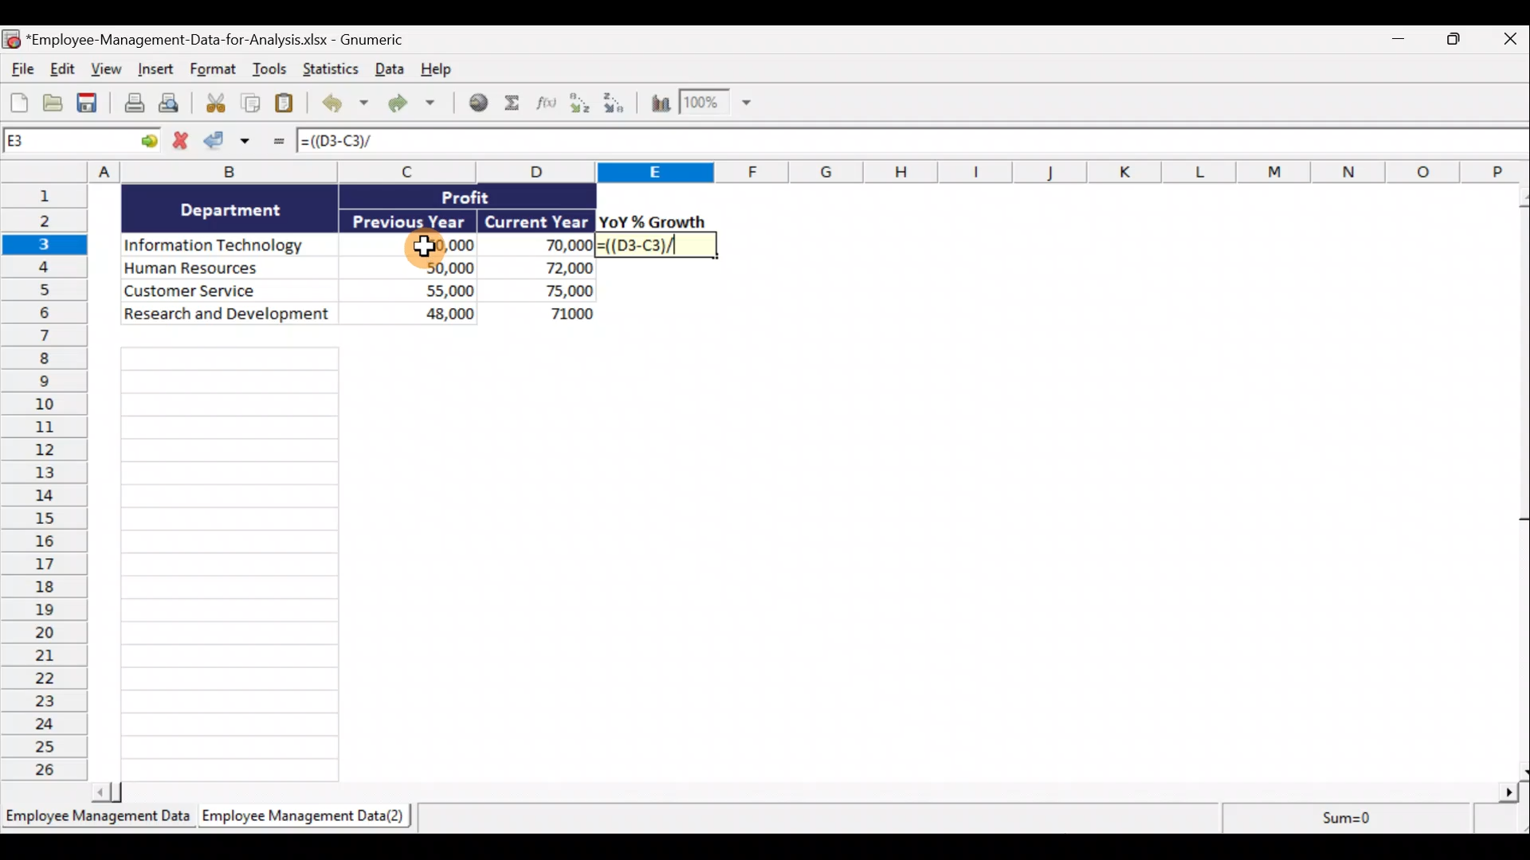 The height and width of the screenshot is (860, 1530). Describe the element at coordinates (1374, 820) in the screenshot. I see `sum=0` at that location.